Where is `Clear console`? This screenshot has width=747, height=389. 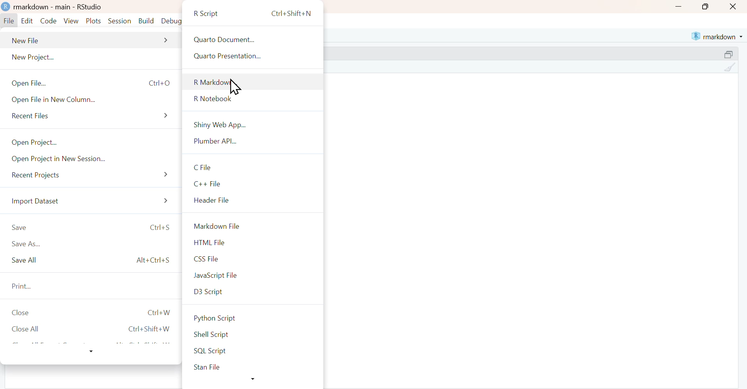 Clear console is located at coordinates (729, 67).